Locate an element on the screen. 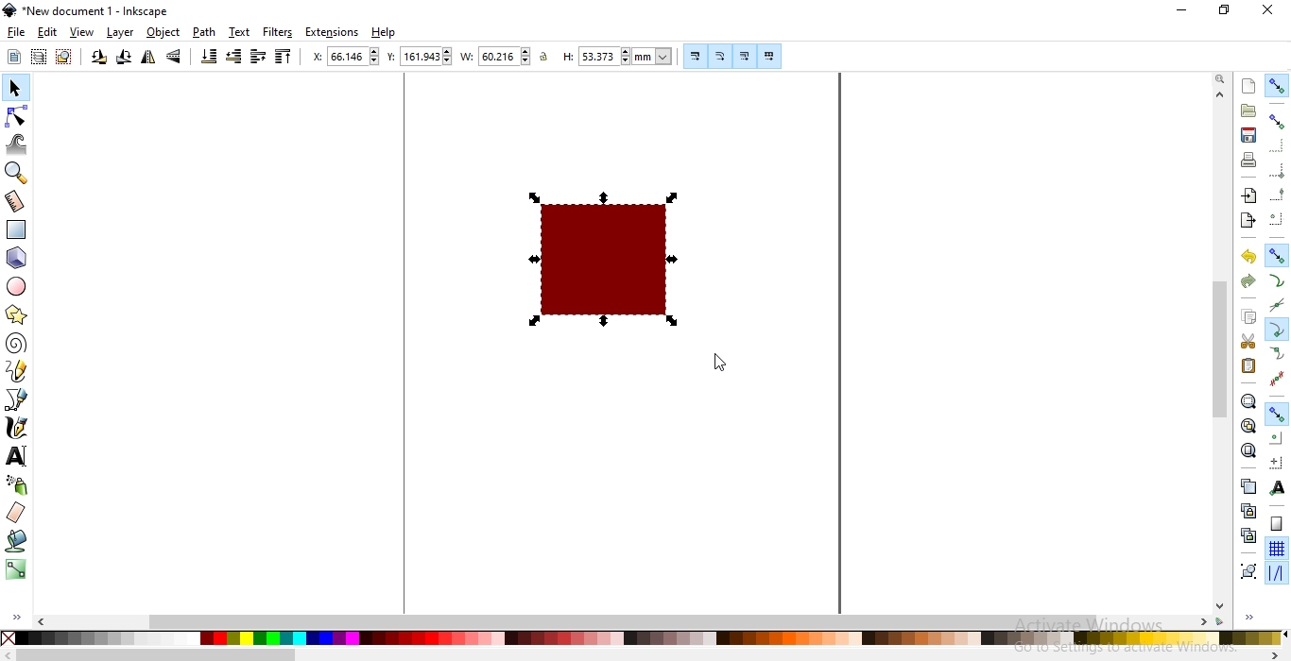  undo an action is located at coordinates (1249, 256).